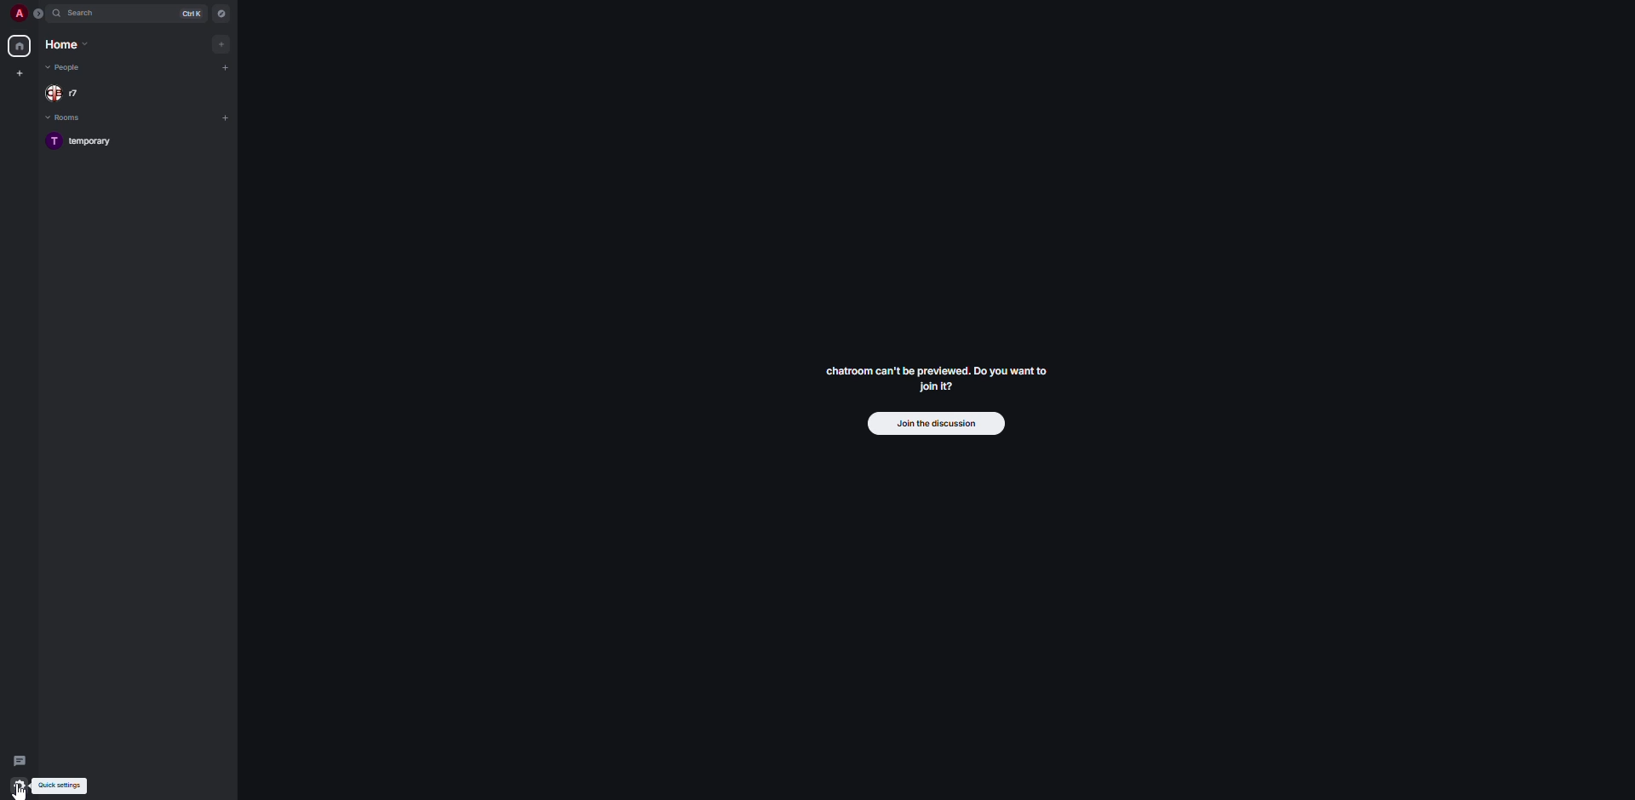 The width and height of the screenshot is (1635, 800). I want to click on join discussion, so click(936, 423).